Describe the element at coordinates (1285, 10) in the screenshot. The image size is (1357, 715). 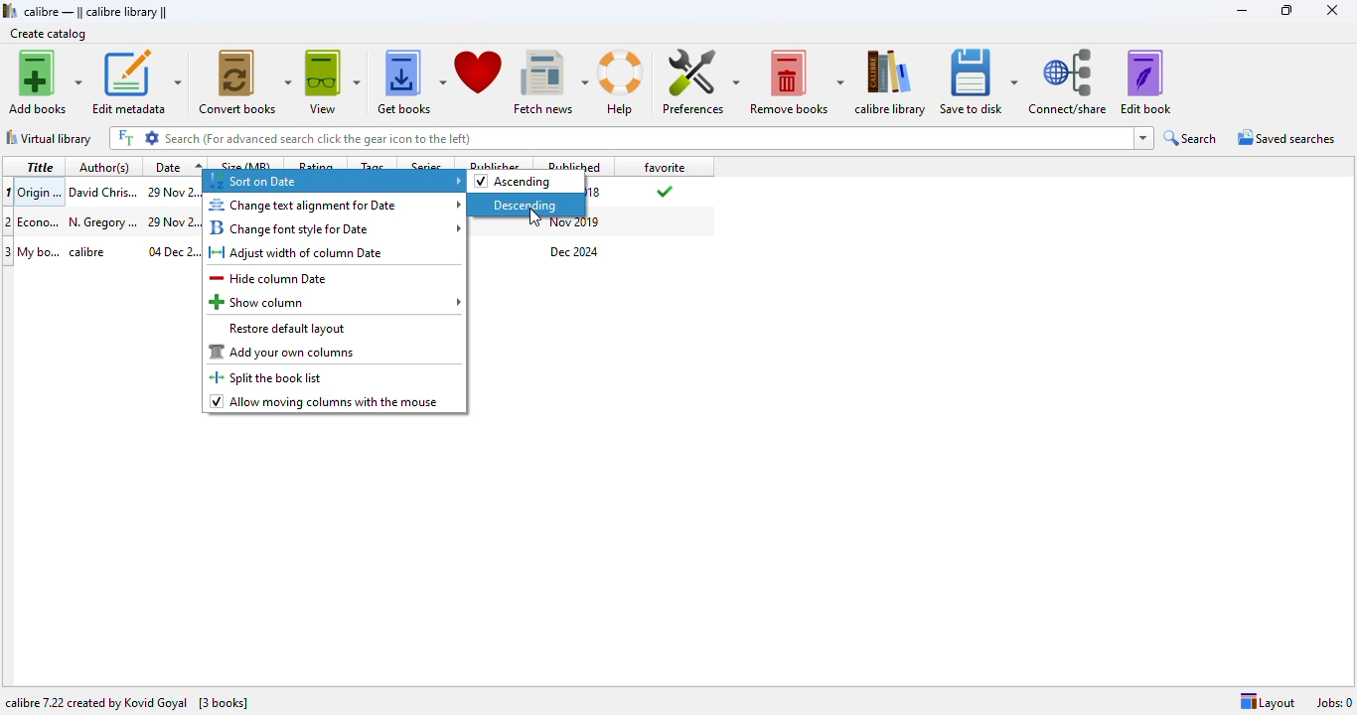
I see `maximize` at that location.